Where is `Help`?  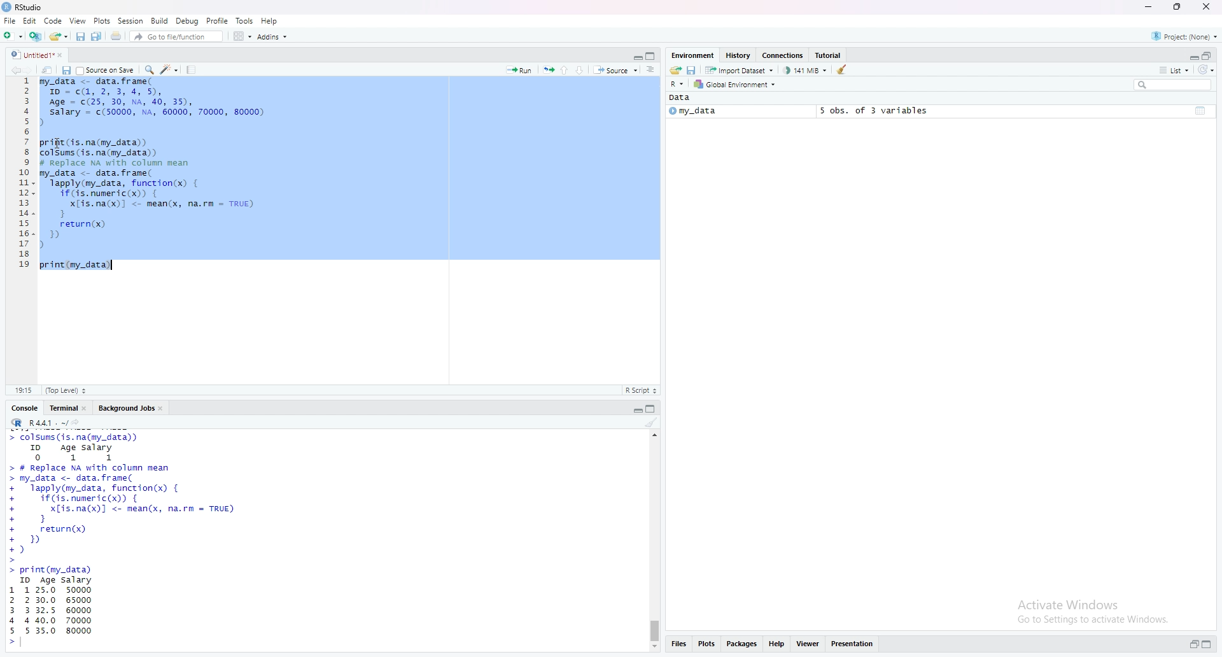
Help is located at coordinates (270, 20).